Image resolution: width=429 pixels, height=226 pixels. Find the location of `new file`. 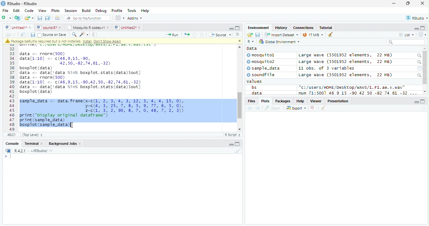

new file is located at coordinates (7, 18).